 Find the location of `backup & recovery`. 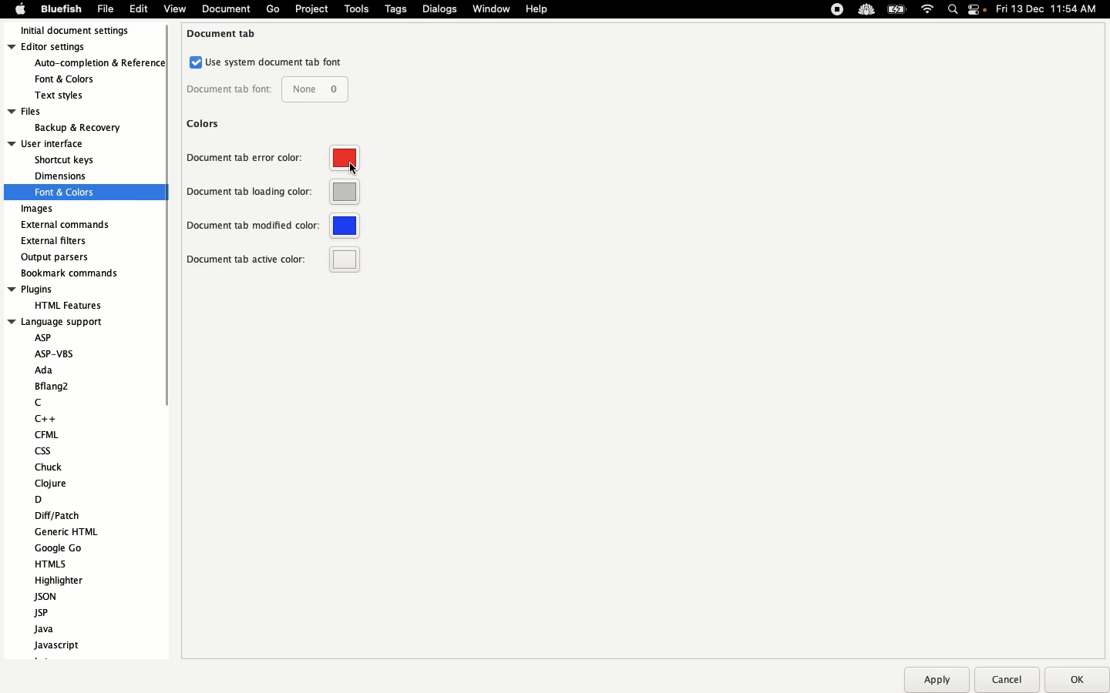

backup & recovery is located at coordinates (76, 128).